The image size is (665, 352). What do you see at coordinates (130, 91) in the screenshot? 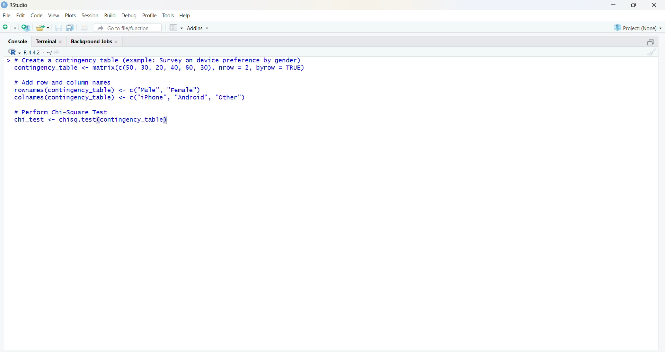
I see `# Add row and column names
rownames (contingency_table) <- c("Male", "Female")
colnames (contingency_table) <- c("iPhone", "Android", "Other")` at bounding box center [130, 91].